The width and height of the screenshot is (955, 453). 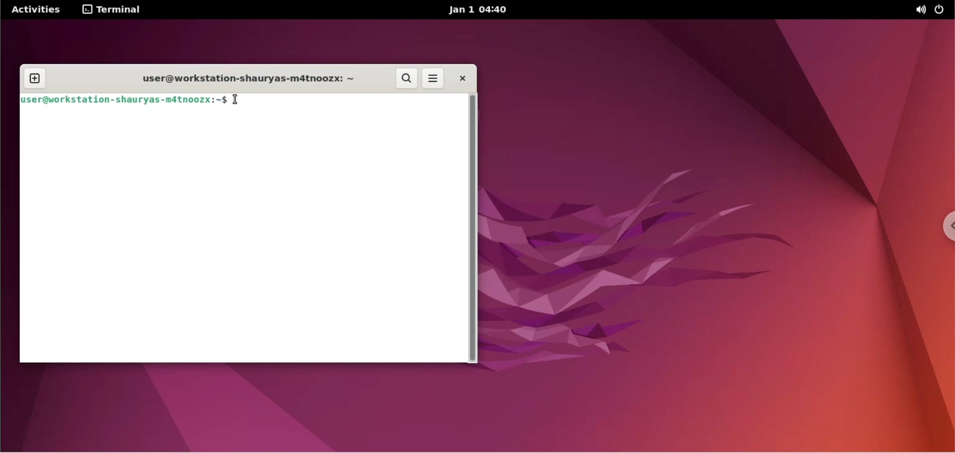 I want to click on Activities, so click(x=34, y=11).